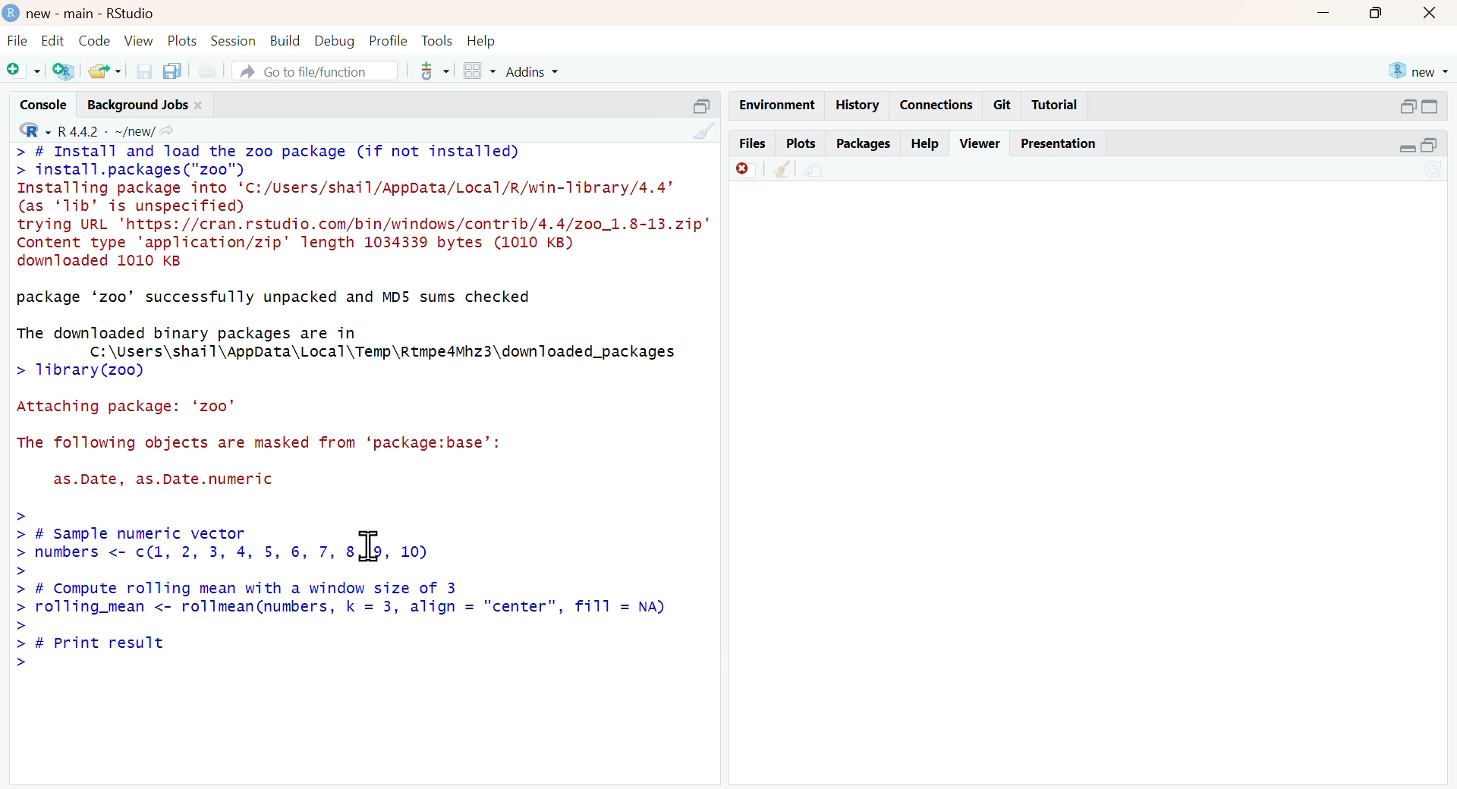 The height and width of the screenshot is (789, 1457). What do you see at coordinates (137, 105) in the screenshot?
I see `Background jobs` at bounding box center [137, 105].